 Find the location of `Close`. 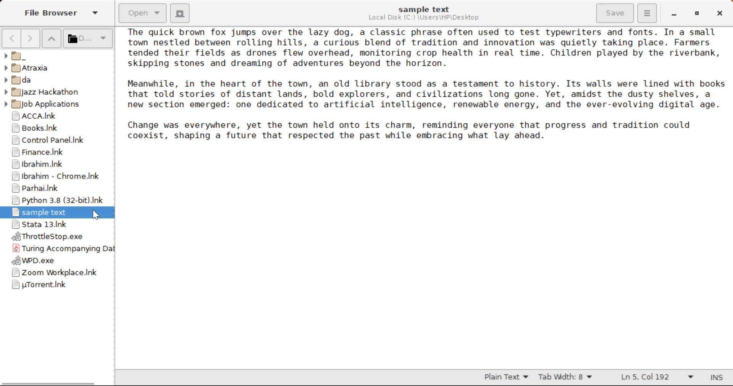

Close is located at coordinates (718, 13).